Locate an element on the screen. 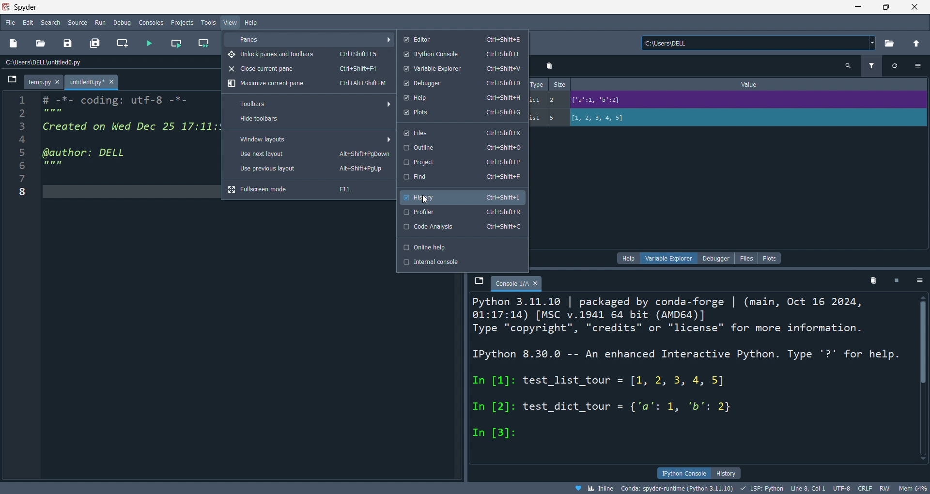 The height and width of the screenshot is (494, 930). run file is located at coordinates (149, 44).